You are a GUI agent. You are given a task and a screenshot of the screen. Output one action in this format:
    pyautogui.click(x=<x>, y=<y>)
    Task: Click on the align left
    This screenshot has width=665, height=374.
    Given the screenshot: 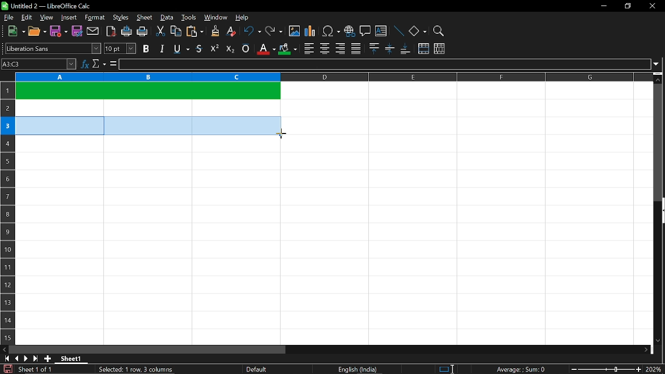 What is the action you would take?
    pyautogui.click(x=309, y=48)
    